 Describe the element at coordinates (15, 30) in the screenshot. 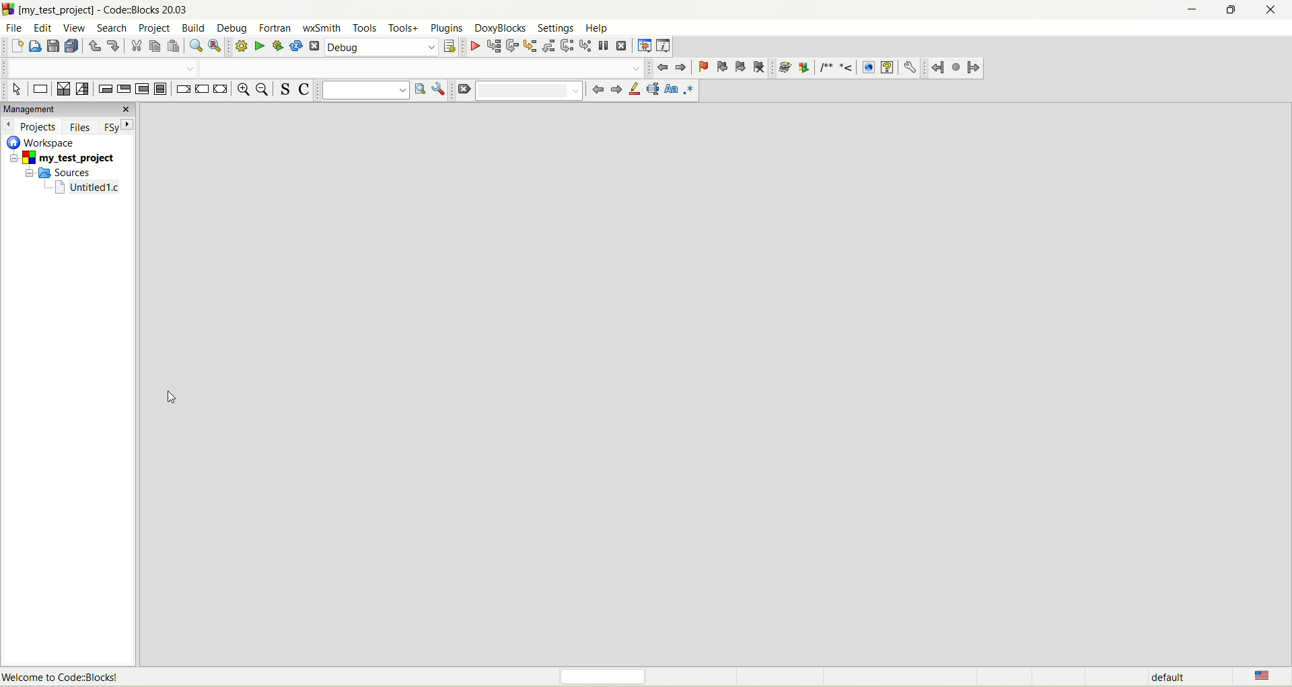

I see `file` at that location.